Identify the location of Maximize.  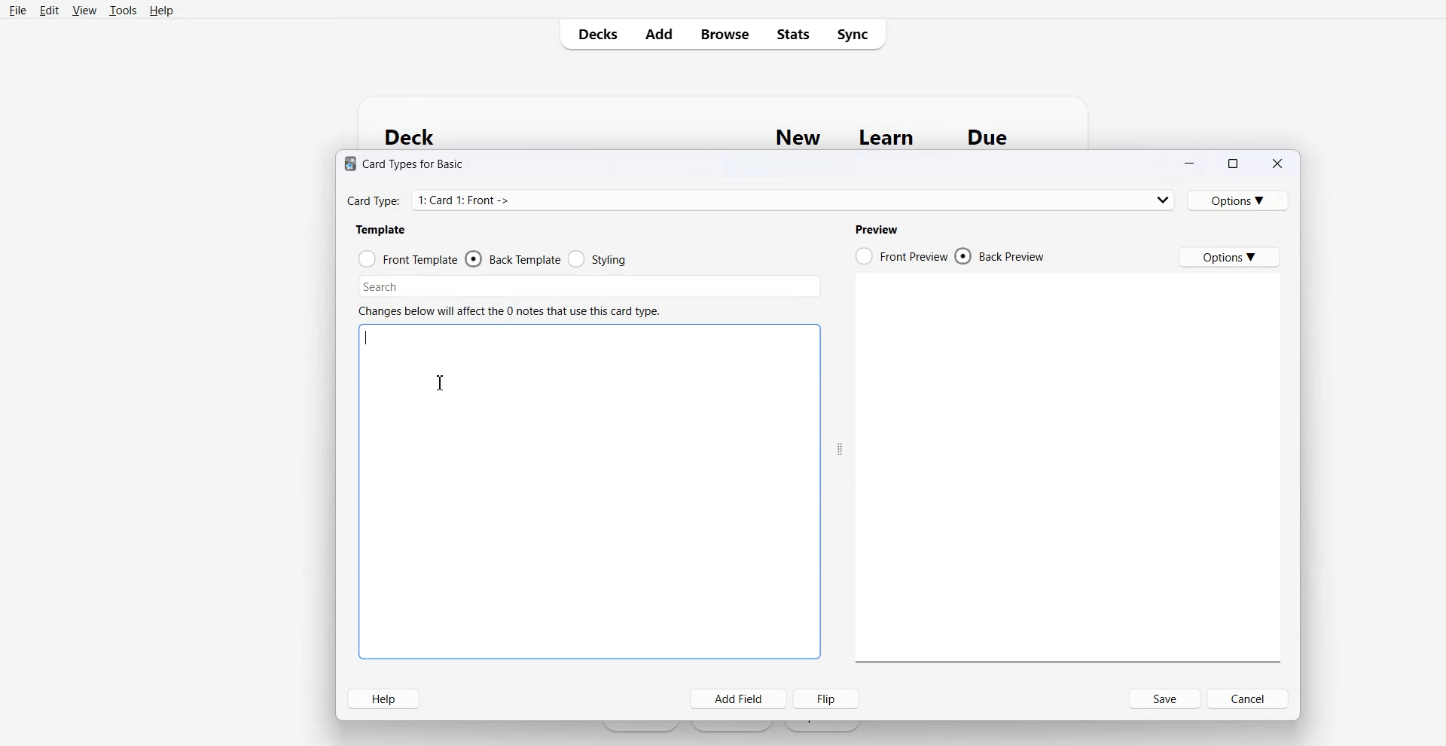
(1231, 164).